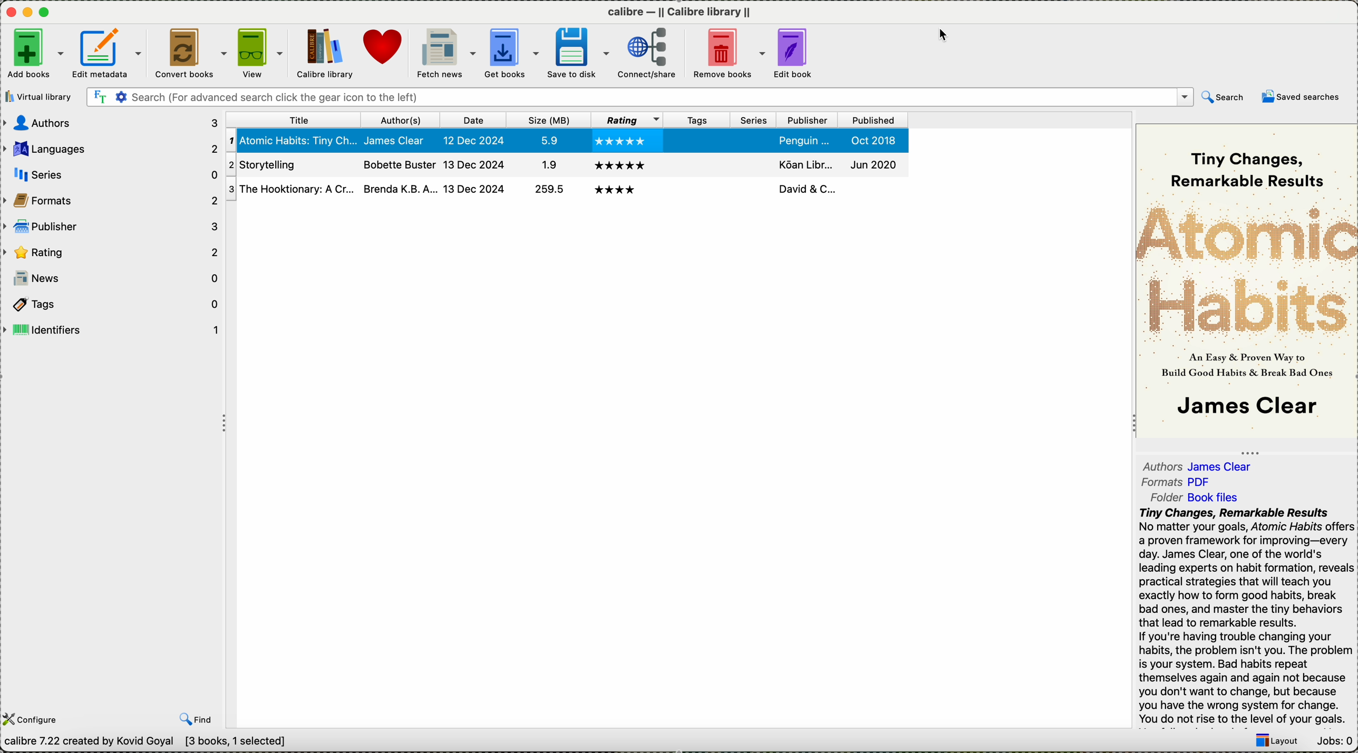 This screenshot has height=753, width=1358. I want to click on Calibre library, so click(325, 54).